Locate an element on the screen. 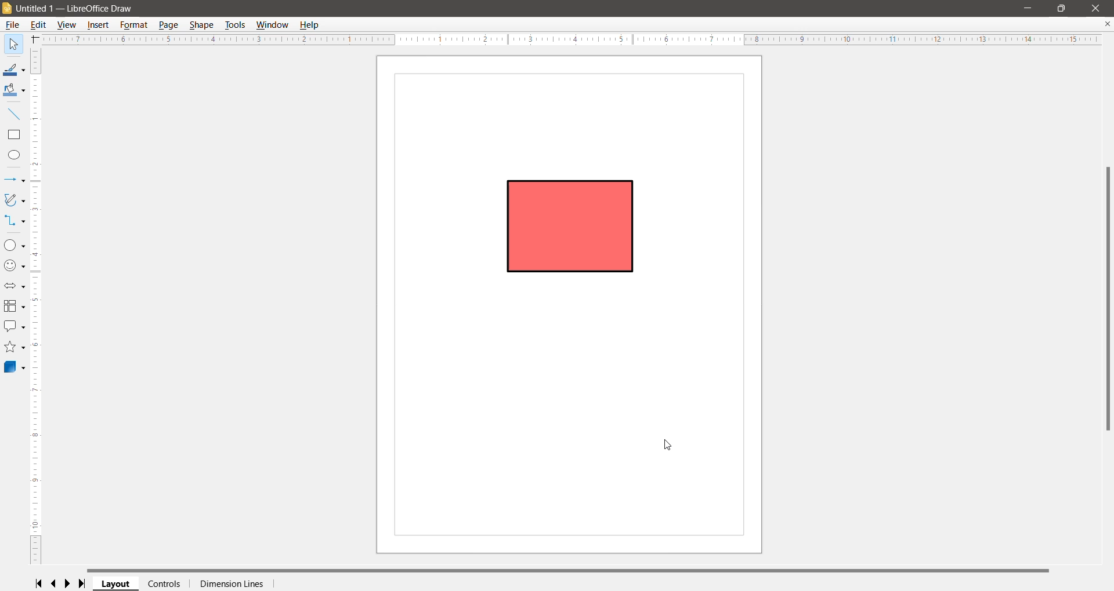  Close is located at coordinates (1096, 9).